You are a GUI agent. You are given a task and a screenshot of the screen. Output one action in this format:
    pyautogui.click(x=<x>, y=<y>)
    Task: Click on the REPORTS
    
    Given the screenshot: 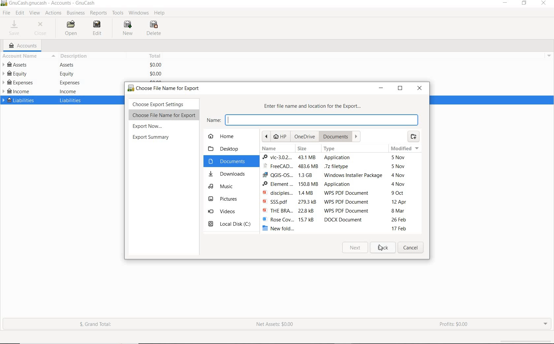 What is the action you would take?
    pyautogui.click(x=99, y=13)
    